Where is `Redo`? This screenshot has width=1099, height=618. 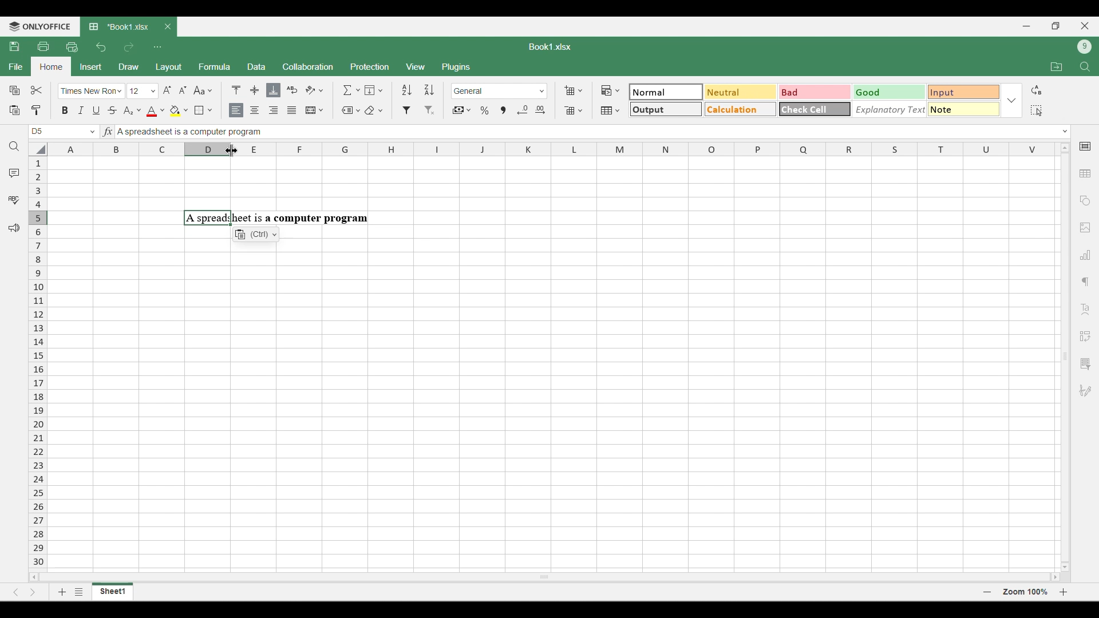
Redo is located at coordinates (128, 47).